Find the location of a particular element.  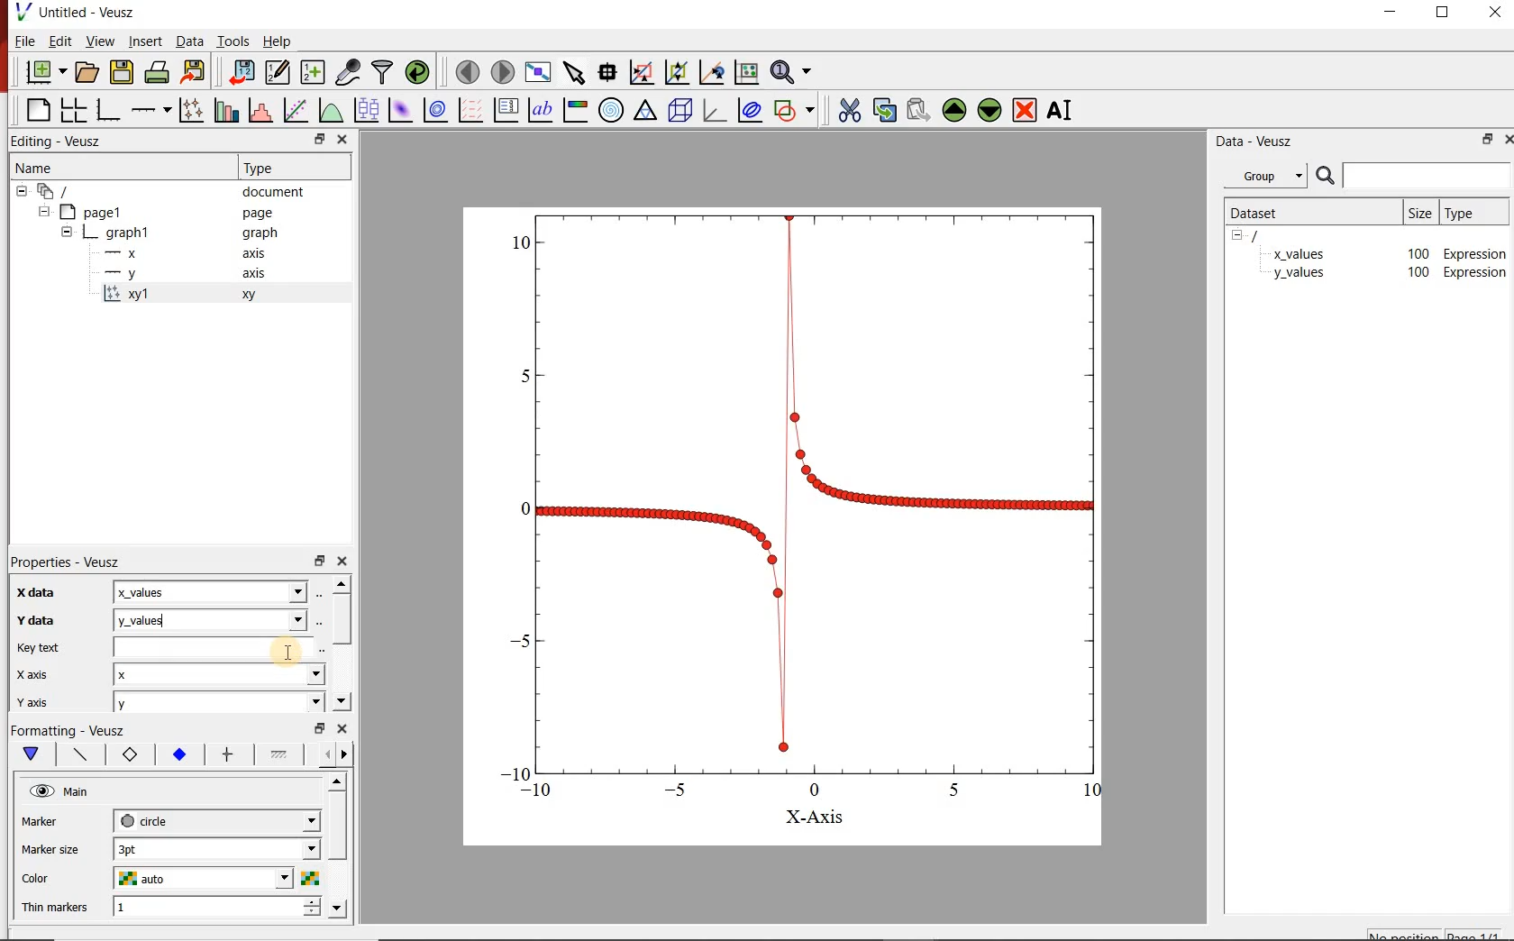

close is located at coordinates (343, 139).